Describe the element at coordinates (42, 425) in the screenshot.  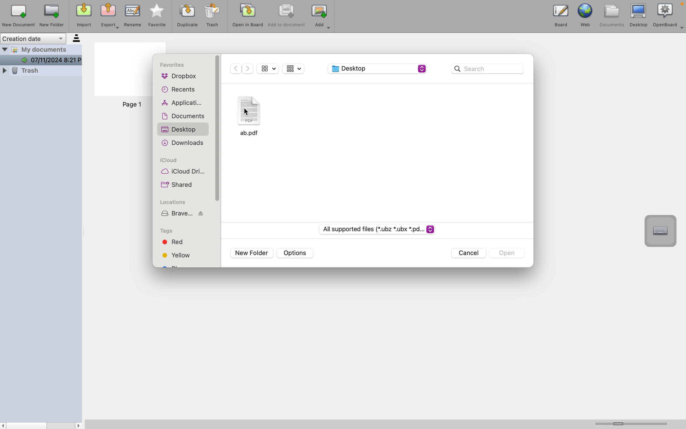
I see `scrollbar` at that location.